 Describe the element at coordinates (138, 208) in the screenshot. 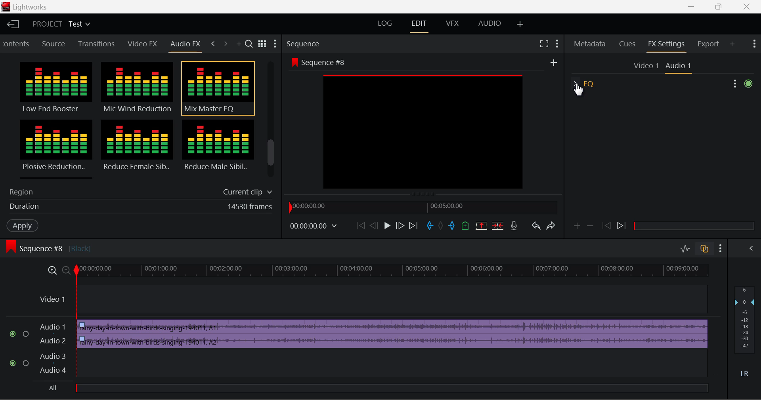

I see `Duration` at that location.